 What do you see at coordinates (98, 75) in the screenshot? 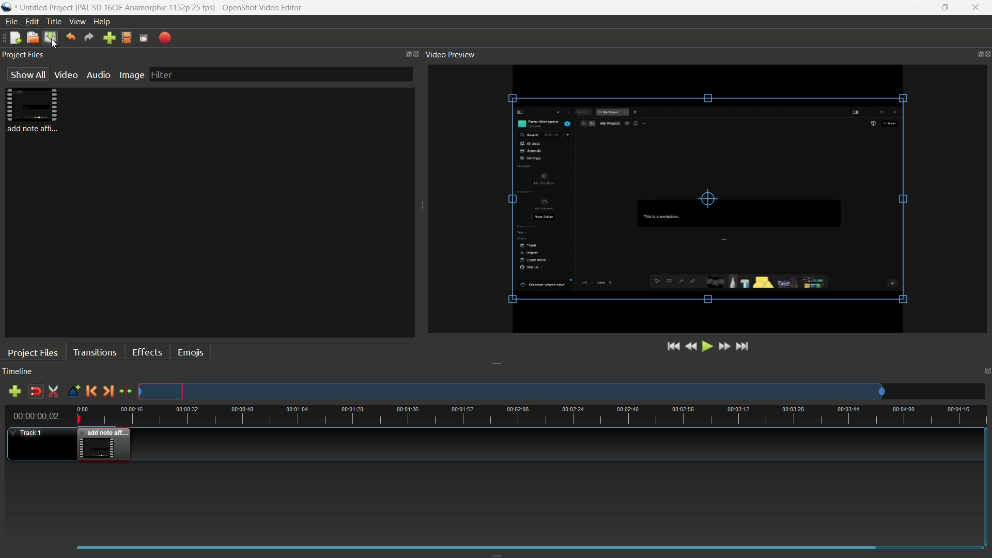
I see `audio` at bounding box center [98, 75].